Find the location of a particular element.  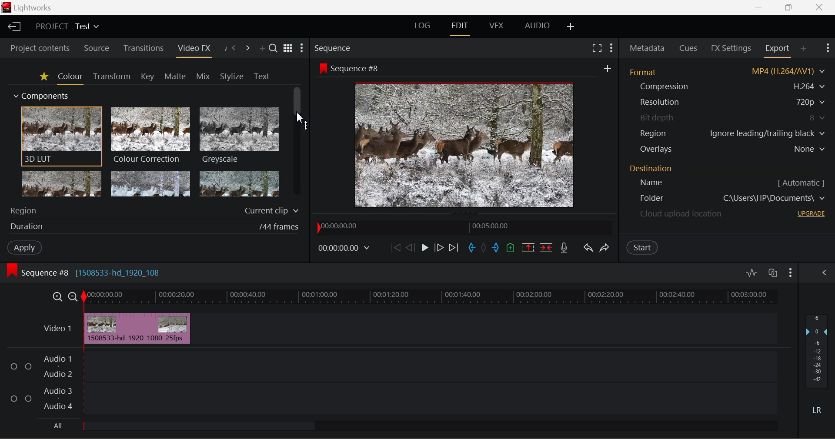

Search is located at coordinates (274, 50).